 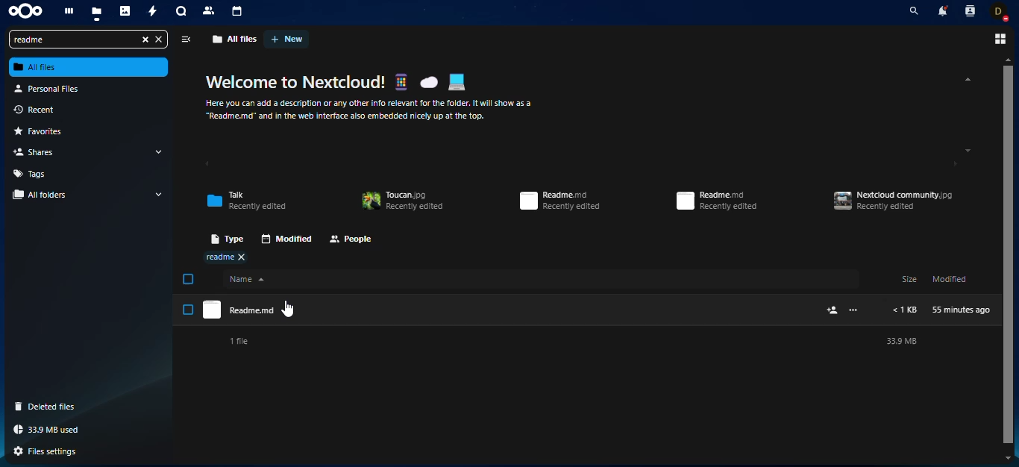 I want to click on scroll bar, so click(x=1008, y=255).